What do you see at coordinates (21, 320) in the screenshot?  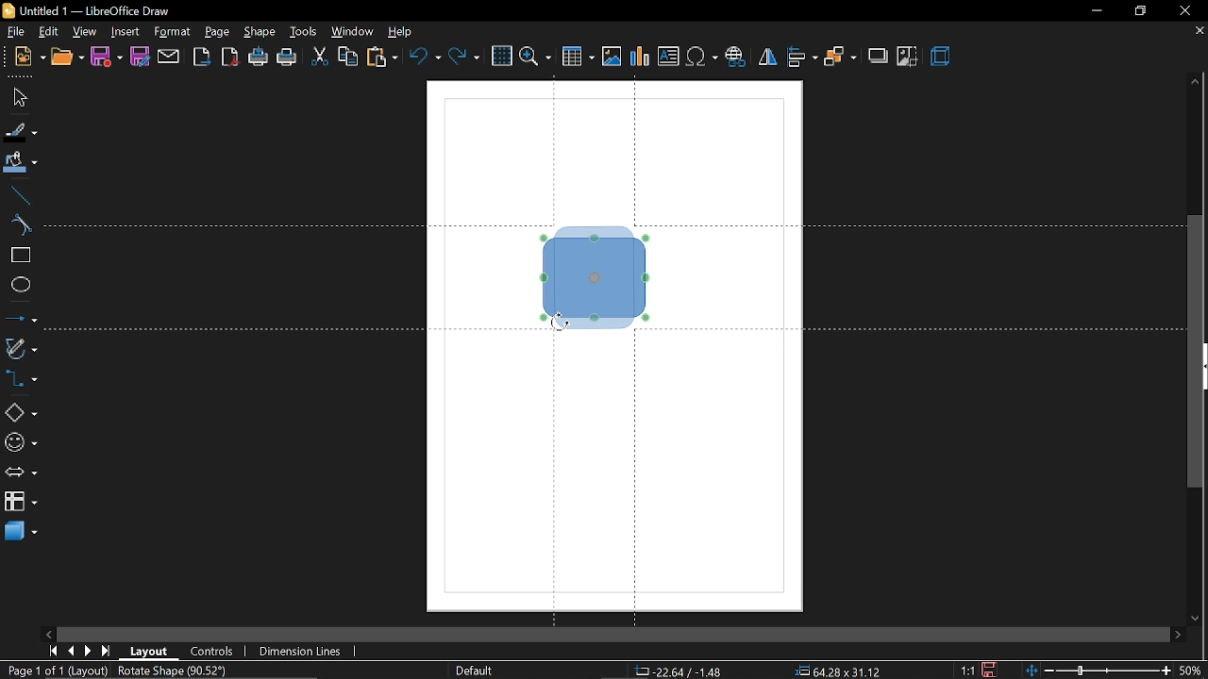 I see `lines and arrows` at bounding box center [21, 320].